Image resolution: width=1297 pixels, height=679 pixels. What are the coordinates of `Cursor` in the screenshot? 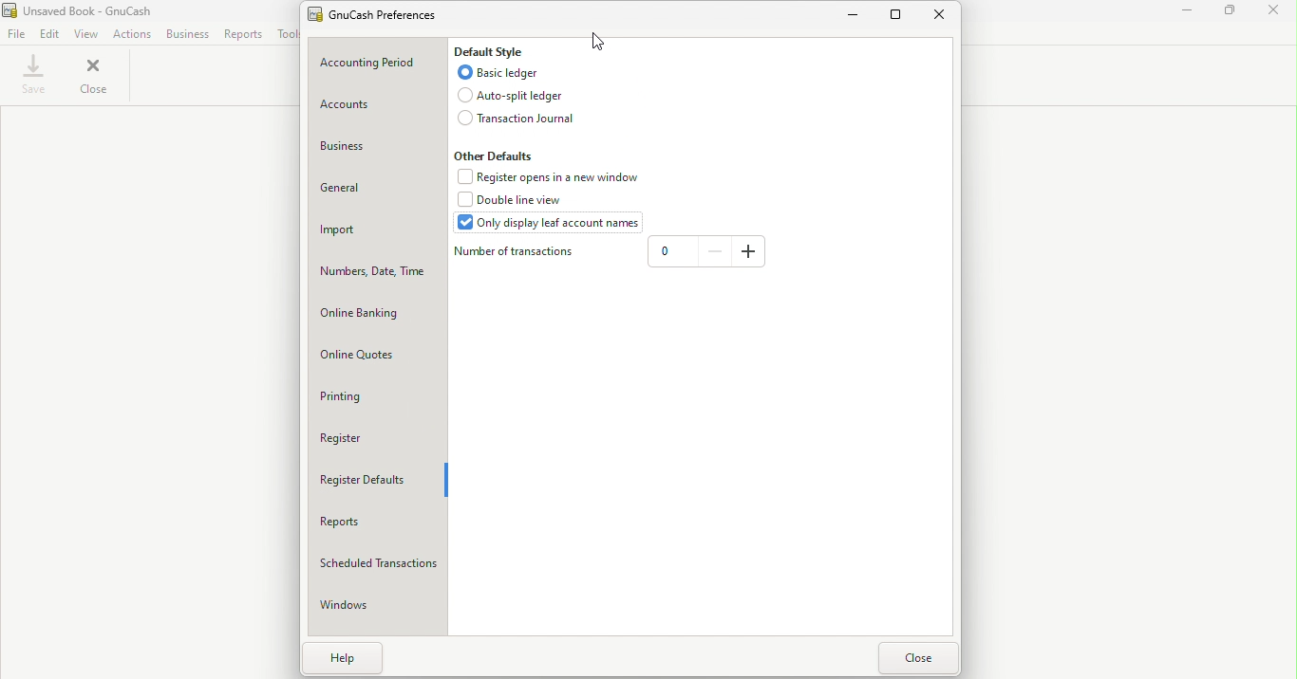 It's located at (601, 42).